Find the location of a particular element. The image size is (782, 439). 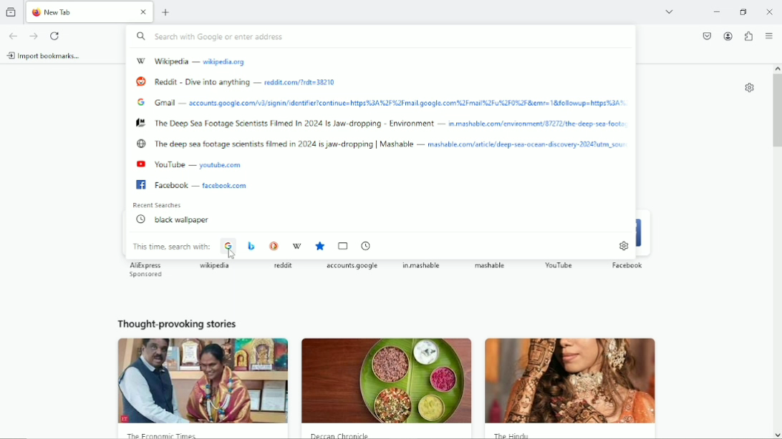

wikipedia logo is located at coordinates (140, 59).